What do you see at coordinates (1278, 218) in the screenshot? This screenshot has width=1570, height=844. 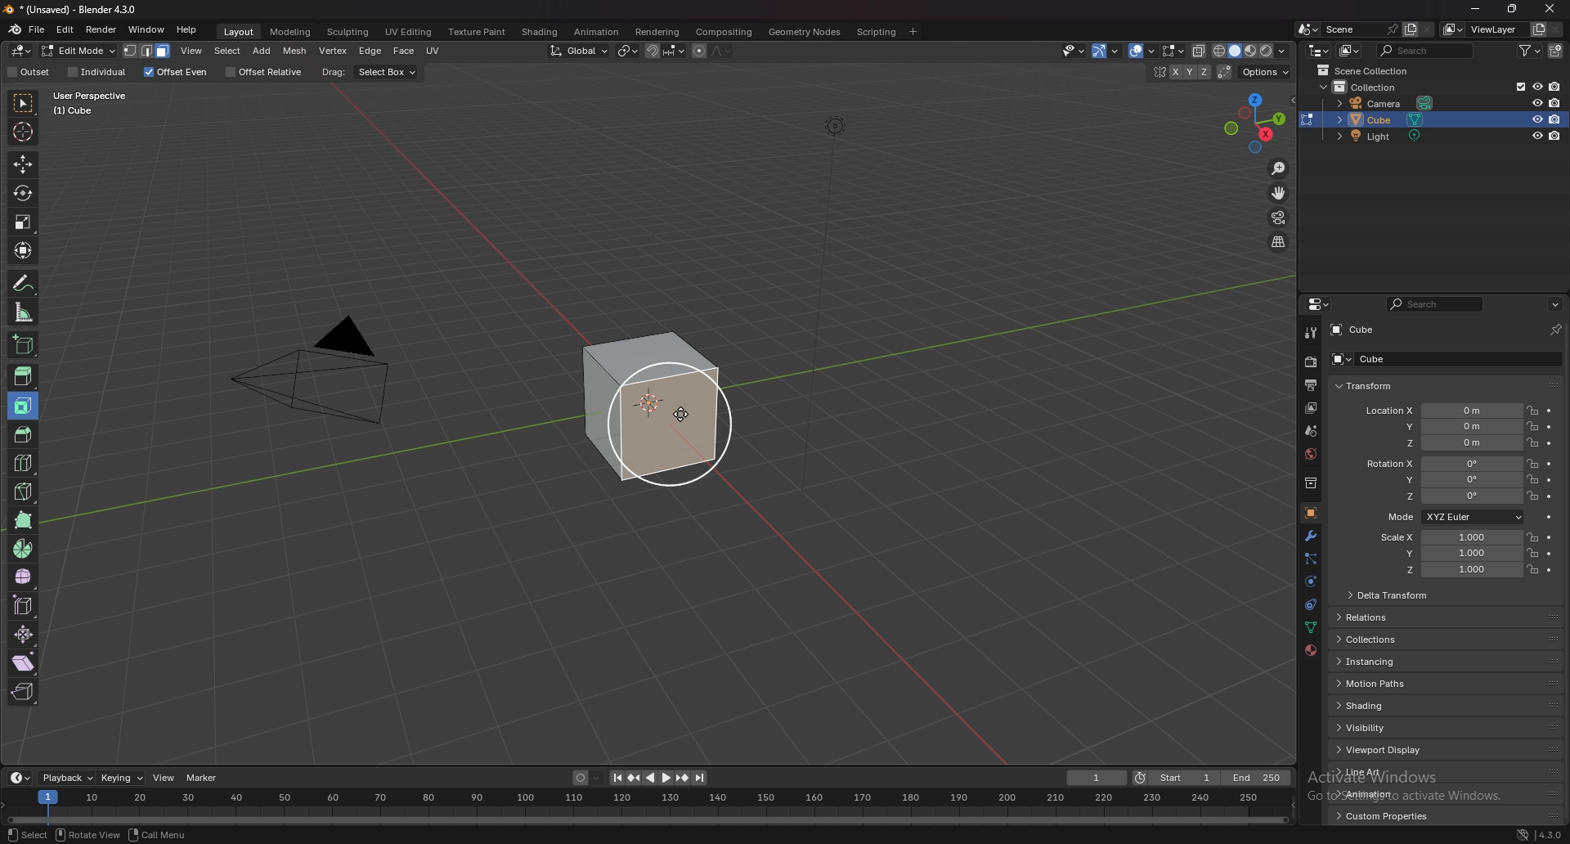 I see `camera viewpoint` at bounding box center [1278, 218].